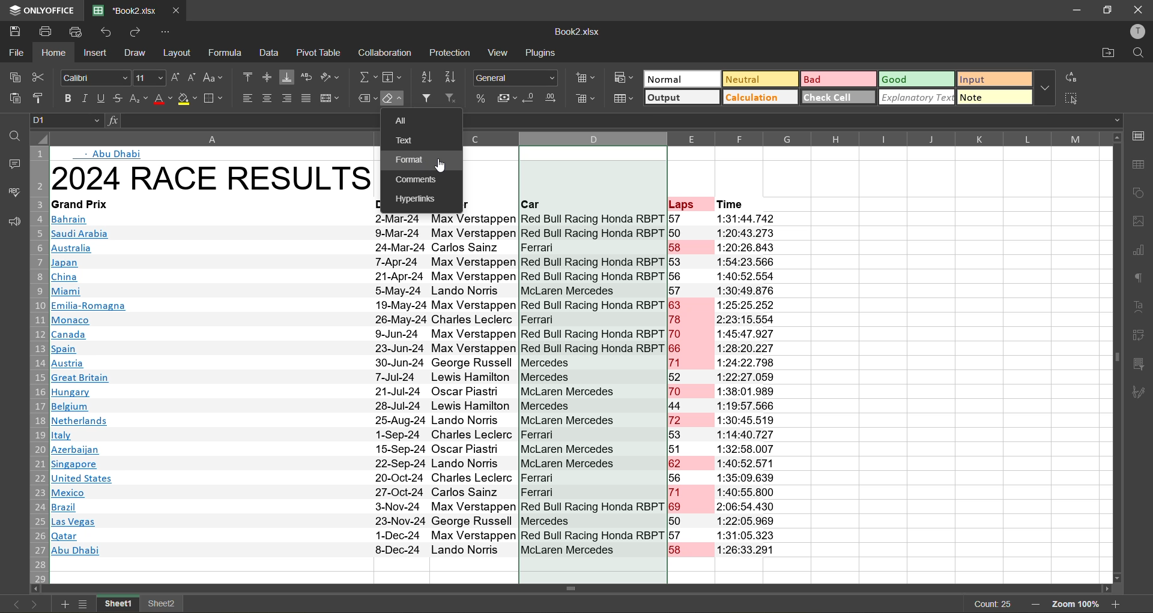 The image size is (1153, 613). What do you see at coordinates (39, 77) in the screenshot?
I see `cut` at bounding box center [39, 77].